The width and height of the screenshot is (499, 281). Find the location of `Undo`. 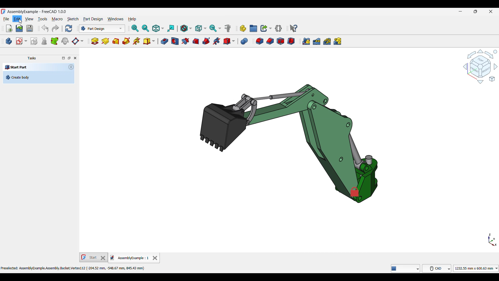

Undo is located at coordinates (45, 28).